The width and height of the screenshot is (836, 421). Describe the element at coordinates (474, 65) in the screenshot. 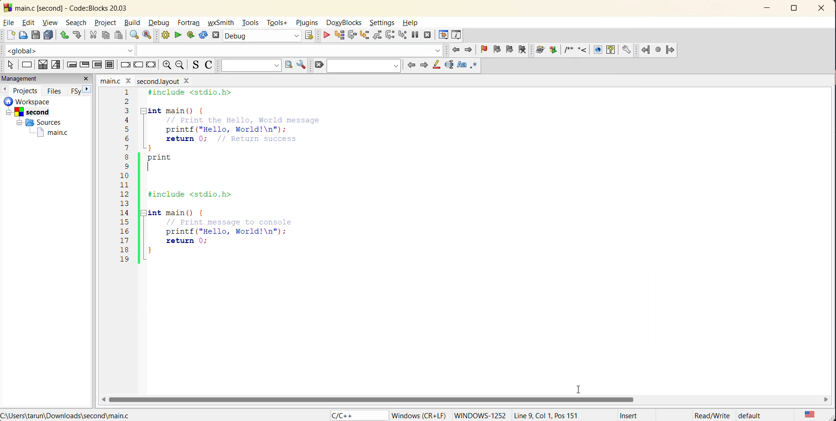

I see `use regex` at that location.